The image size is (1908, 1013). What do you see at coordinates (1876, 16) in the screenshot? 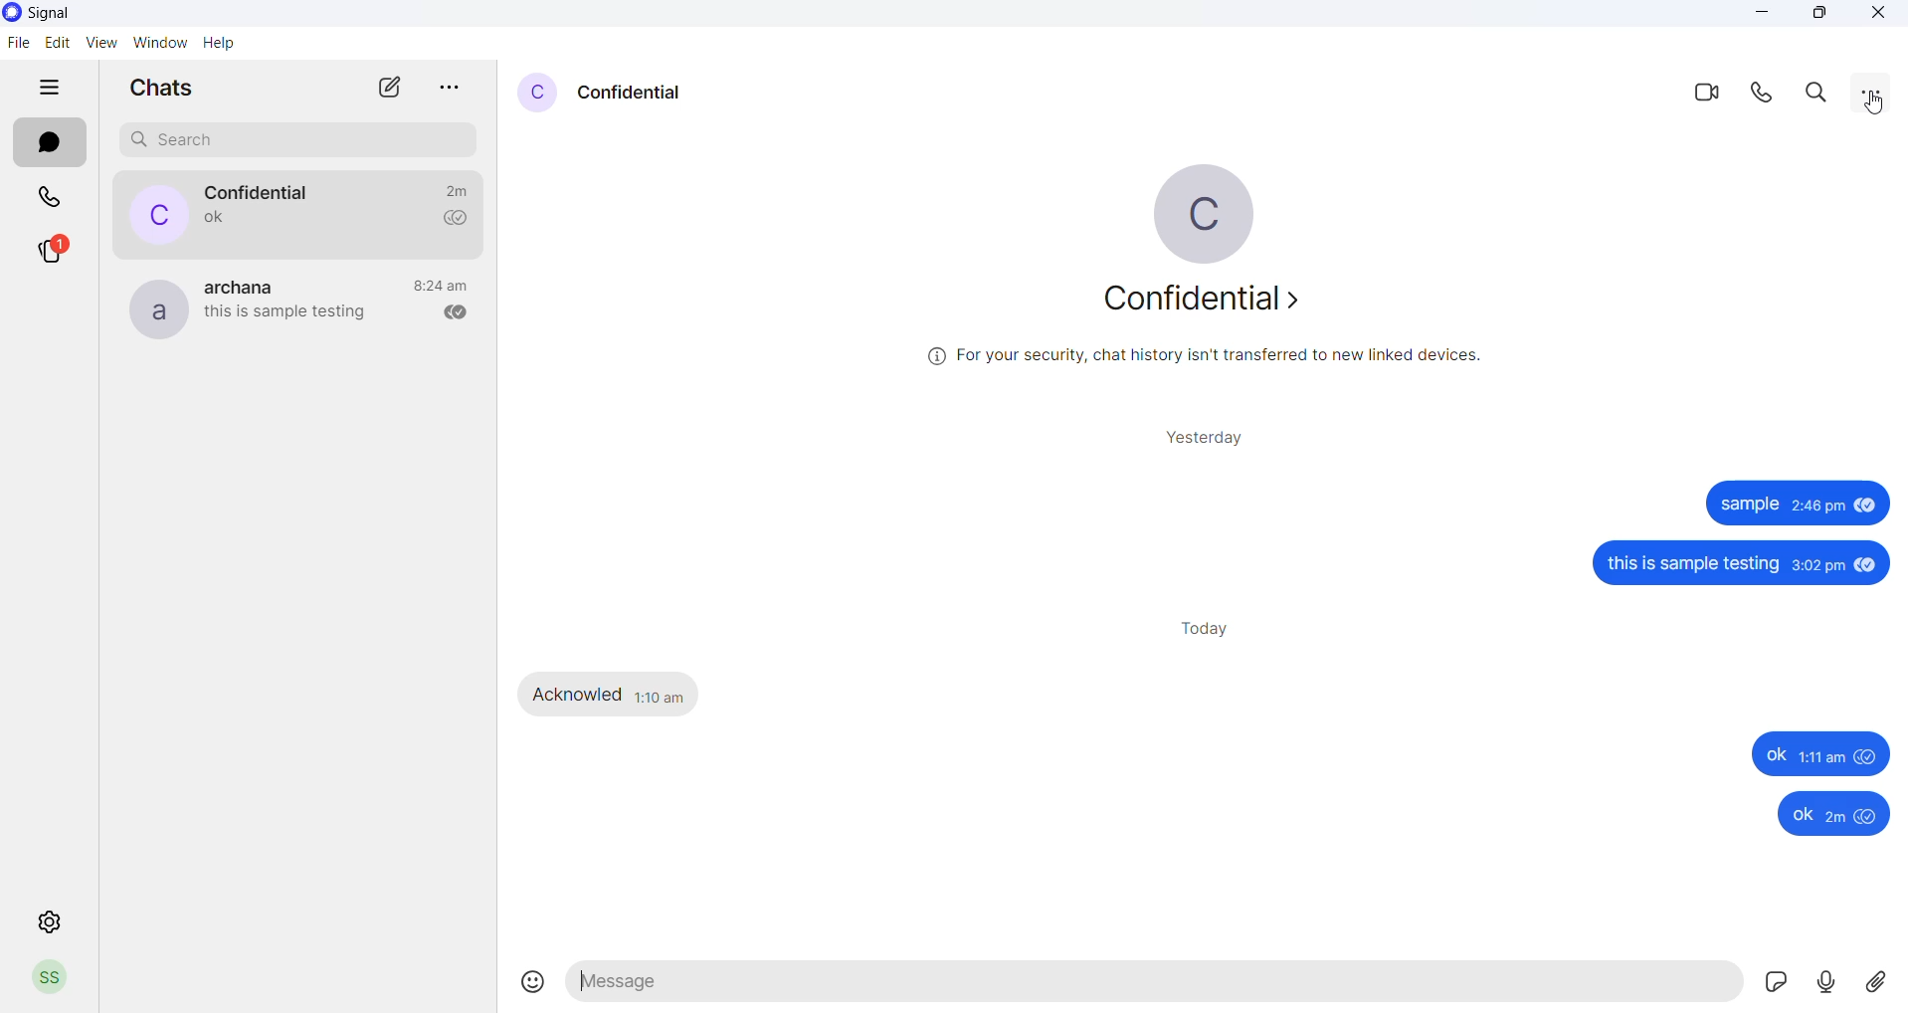
I see `close` at bounding box center [1876, 16].